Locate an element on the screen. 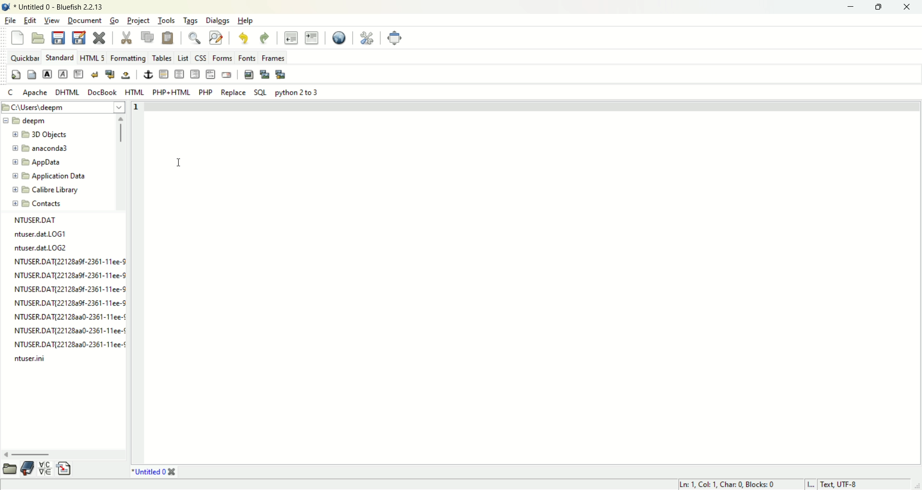 Image resolution: width=922 pixels, height=490 pixels. quickbar is located at coordinates (23, 57).